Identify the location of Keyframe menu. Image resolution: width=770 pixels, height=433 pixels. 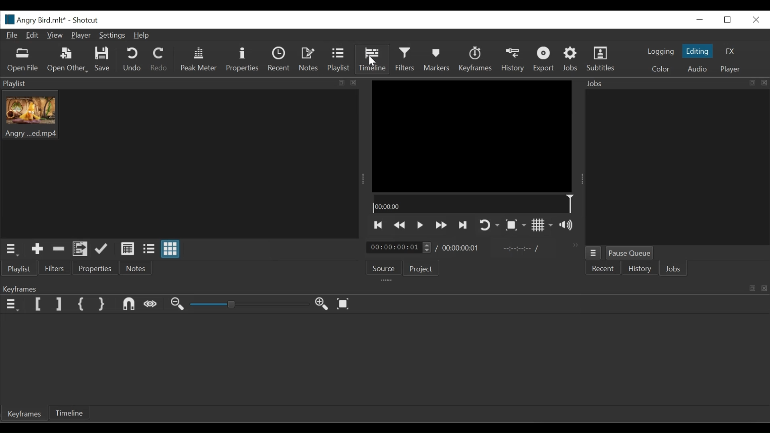
(14, 304).